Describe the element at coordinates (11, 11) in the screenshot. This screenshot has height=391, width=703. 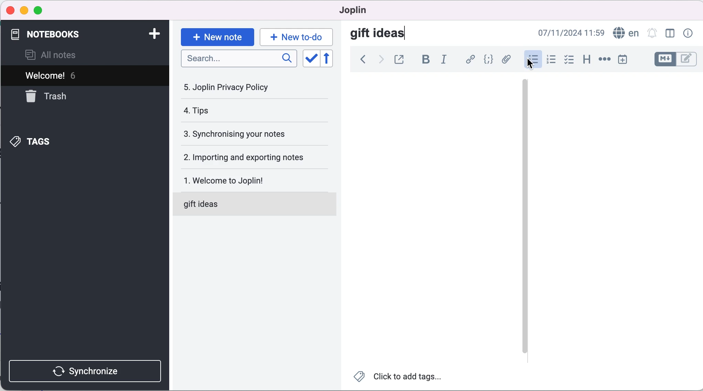
I see `close` at that location.